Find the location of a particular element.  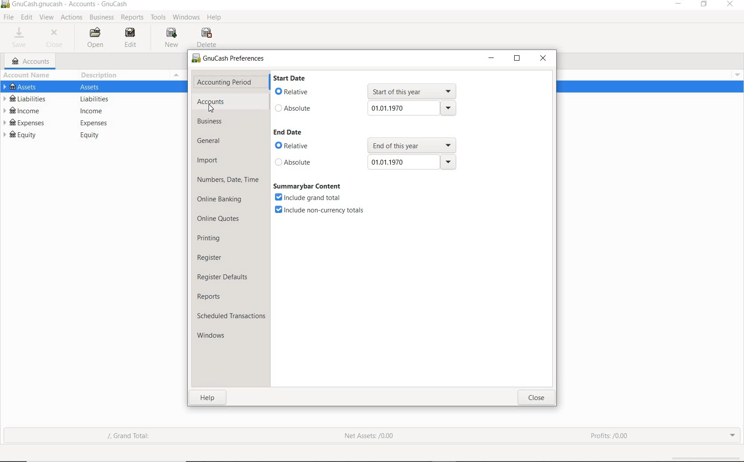

business is located at coordinates (212, 122).